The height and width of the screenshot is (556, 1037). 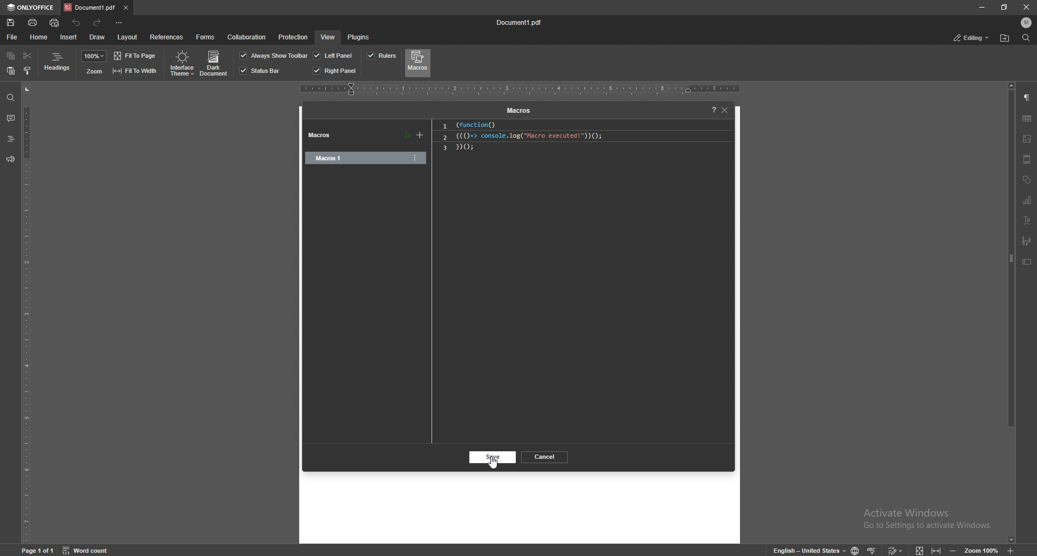 What do you see at coordinates (26, 313) in the screenshot?
I see `vertical scale` at bounding box center [26, 313].